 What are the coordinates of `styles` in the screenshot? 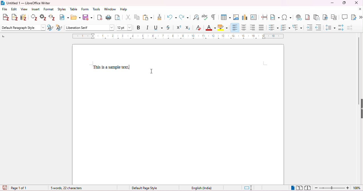 It's located at (62, 10).